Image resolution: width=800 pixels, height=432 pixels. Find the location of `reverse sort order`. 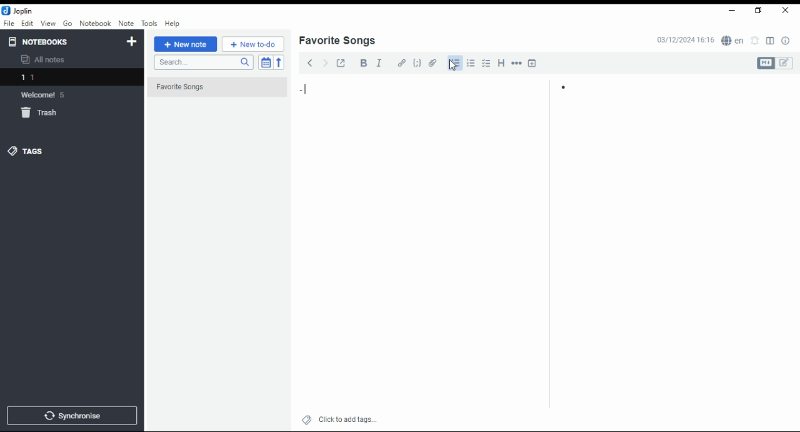

reverse sort order is located at coordinates (279, 62).